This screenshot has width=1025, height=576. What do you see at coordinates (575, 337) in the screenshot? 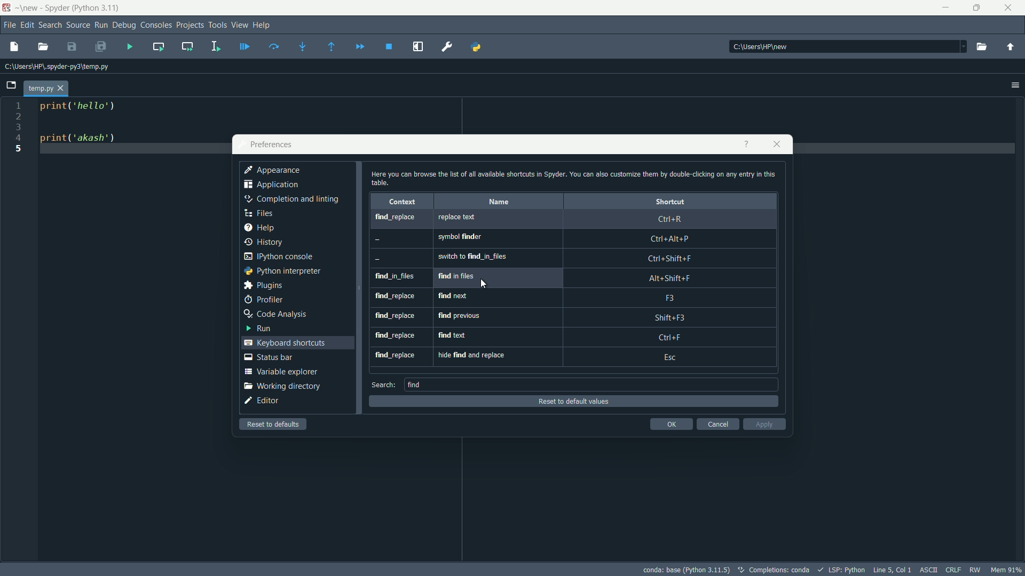
I see `find_replace, find text, ctrl+f` at bounding box center [575, 337].